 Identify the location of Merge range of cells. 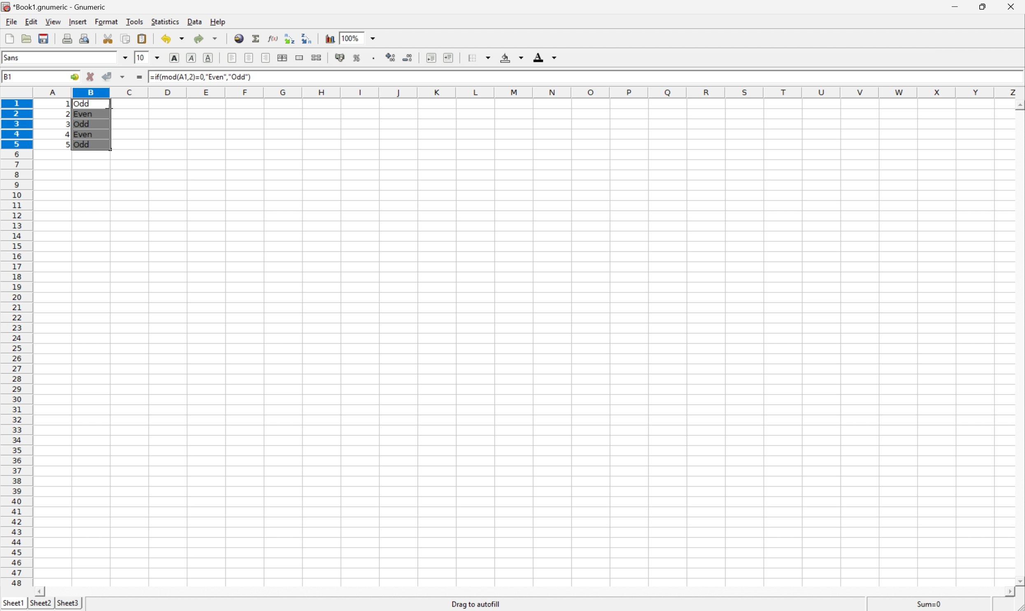
(299, 58).